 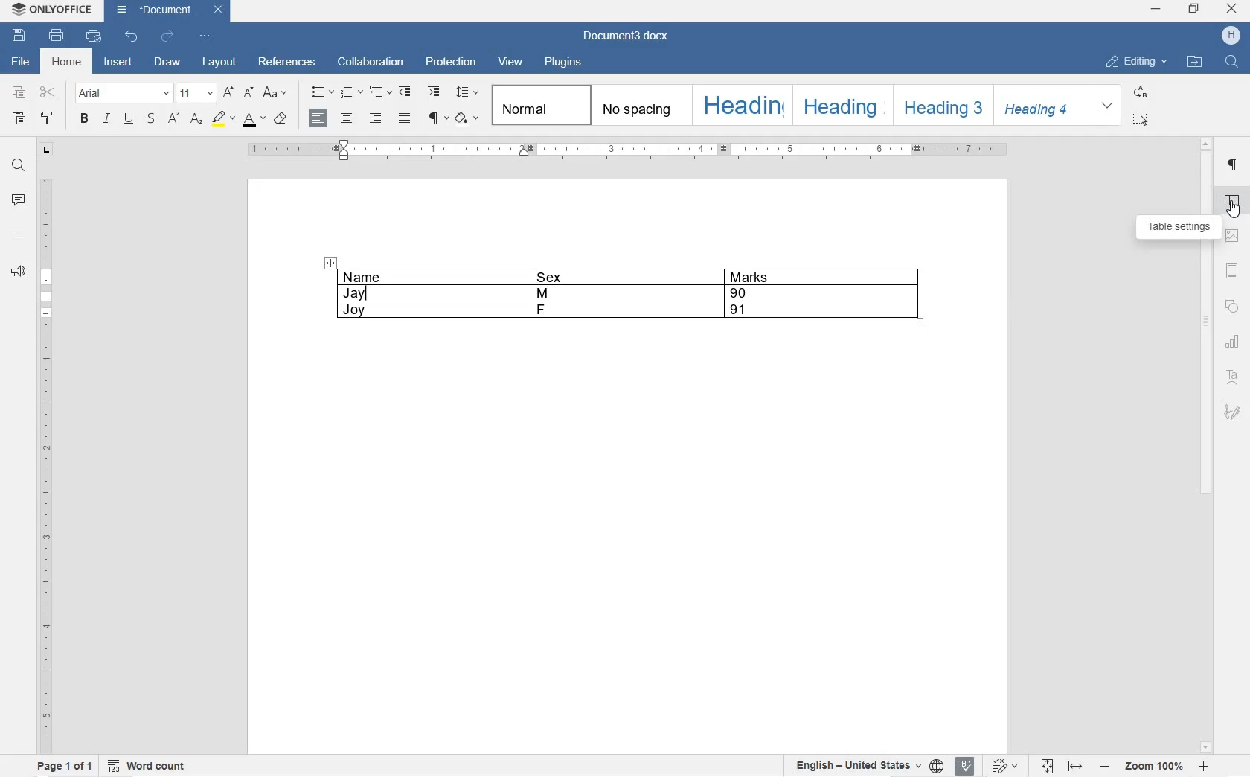 I want to click on UNDO, so click(x=132, y=37).